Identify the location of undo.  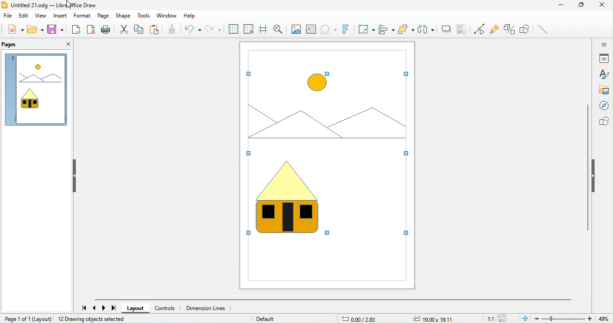
(197, 29).